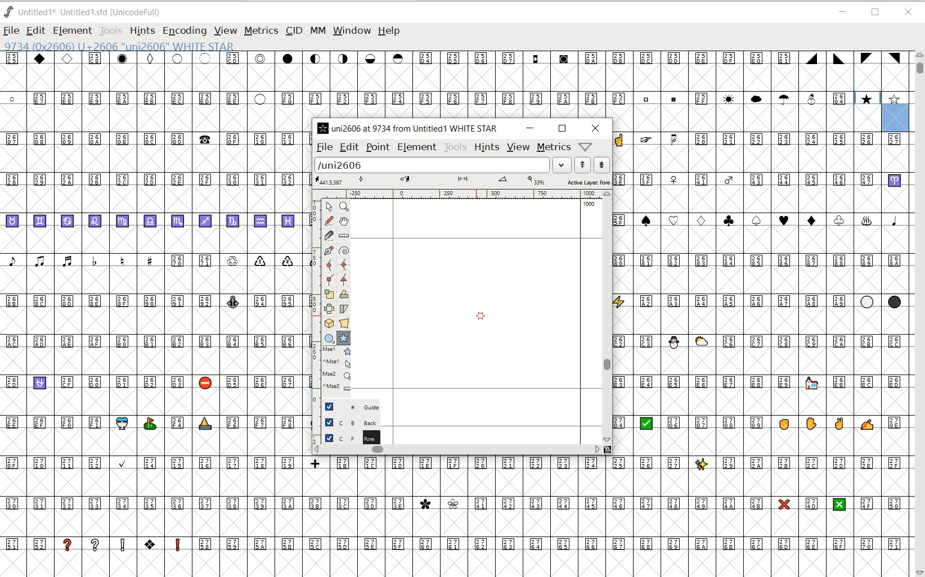 Image resolution: width=925 pixels, height=577 pixels. I want to click on metrics, so click(554, 147).